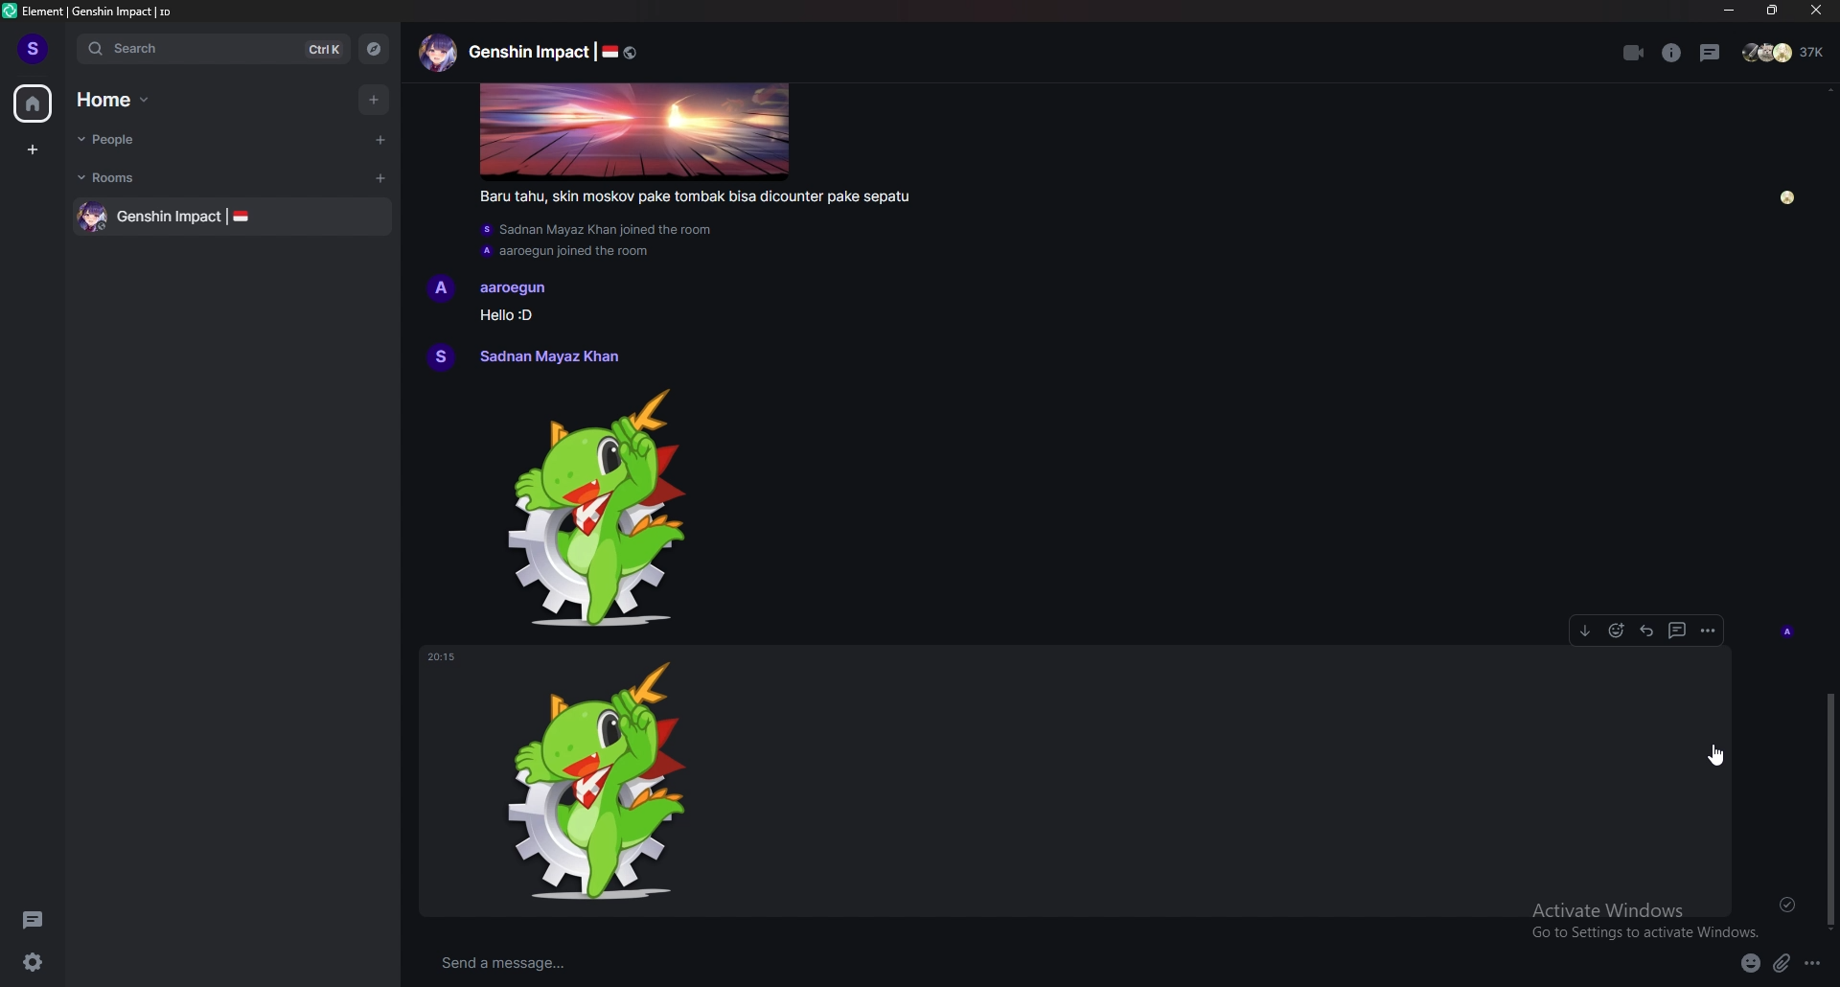  What do you see at coordinates (1708, 631) in the screenshot?
I see `options` at bounding box center [1708, 631].